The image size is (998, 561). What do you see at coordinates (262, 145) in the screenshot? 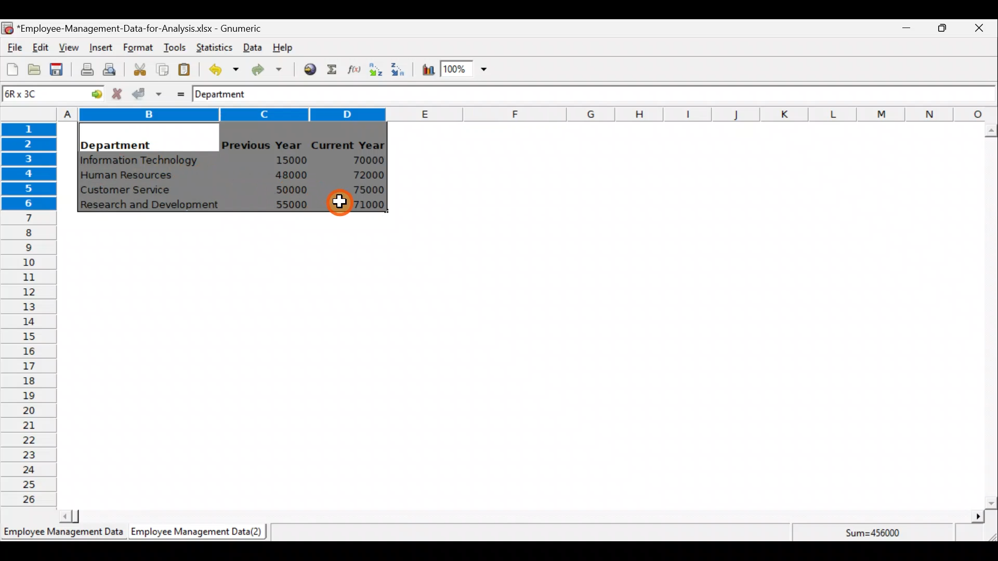
I see `Previous Year` at bounding box center [262, 145].